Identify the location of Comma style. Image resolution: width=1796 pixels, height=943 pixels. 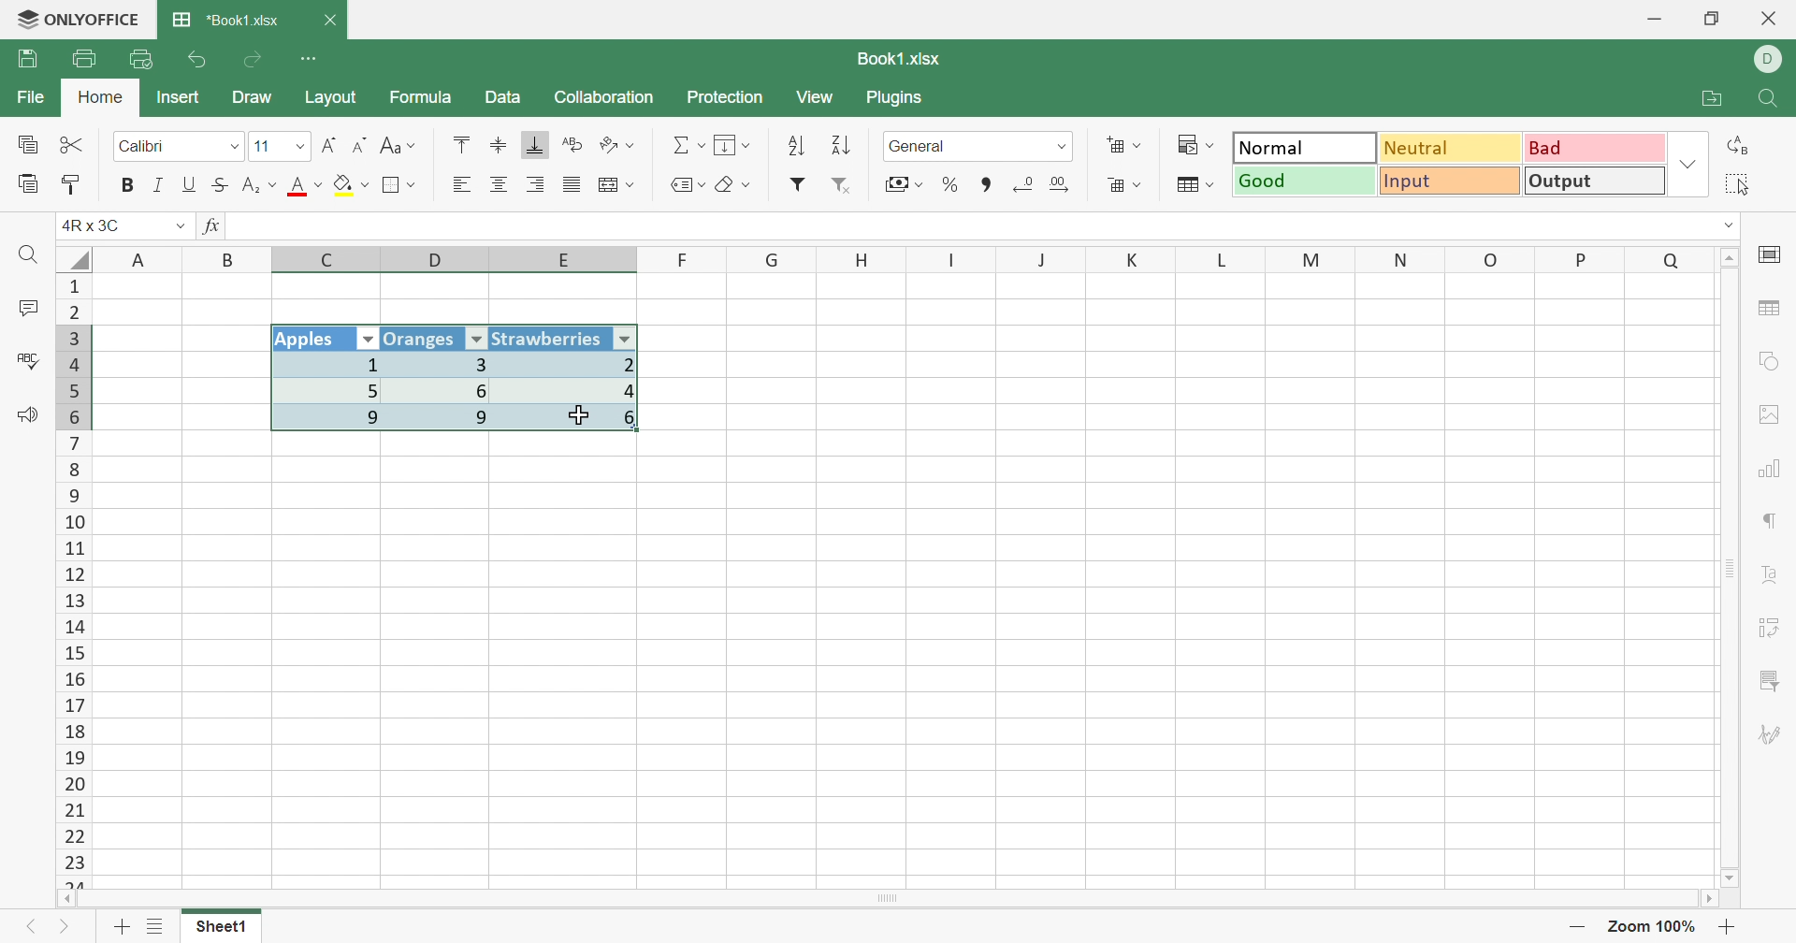
(987, 182).